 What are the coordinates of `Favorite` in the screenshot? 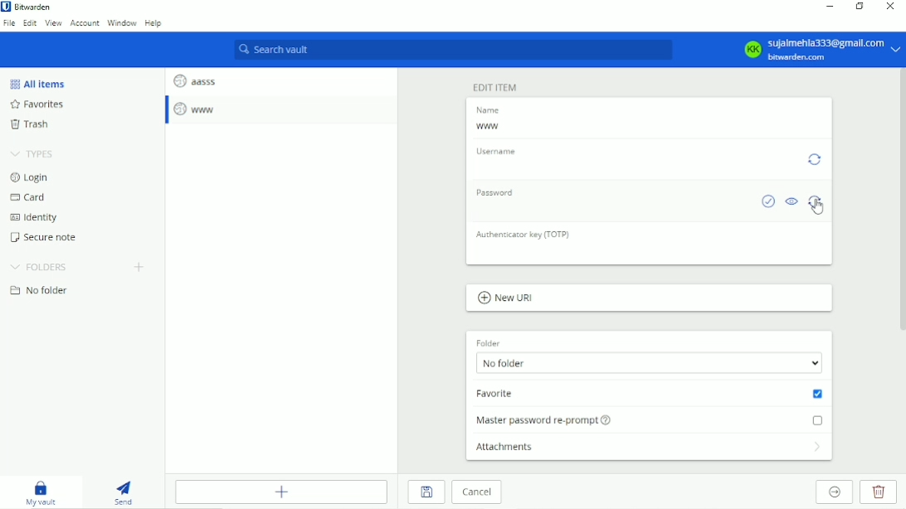 It's located at (650, 394).